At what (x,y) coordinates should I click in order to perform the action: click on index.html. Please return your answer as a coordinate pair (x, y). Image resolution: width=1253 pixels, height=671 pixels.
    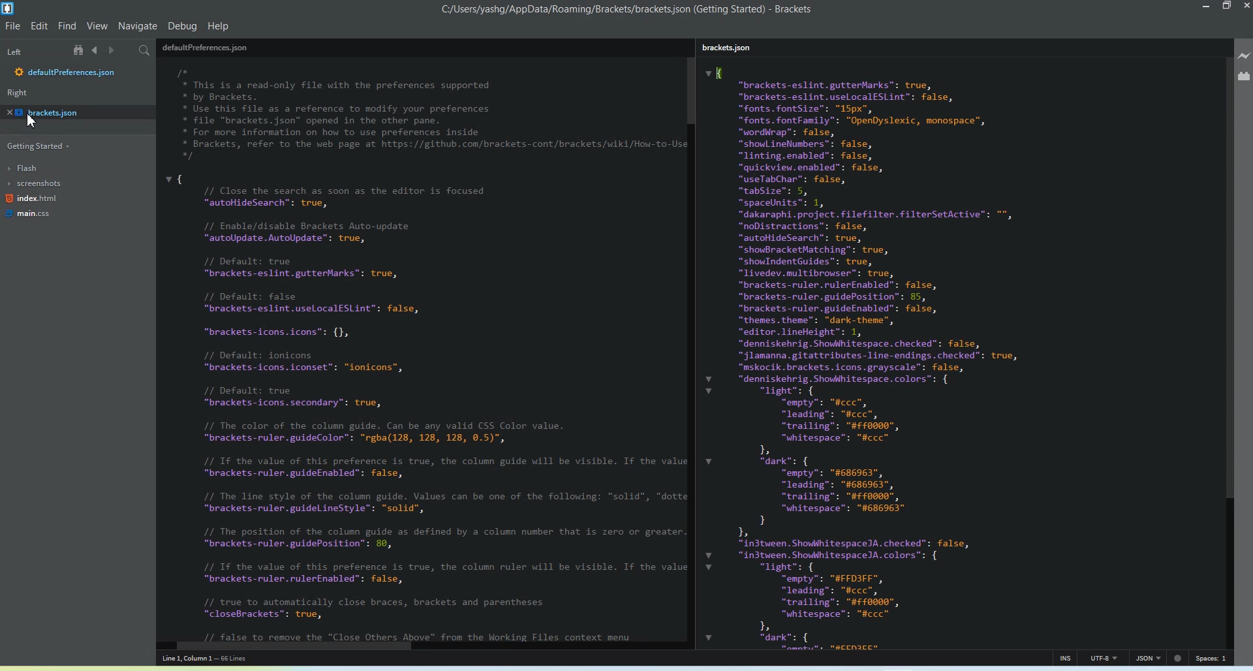
    Looking at the image, I should click on (31, 200).